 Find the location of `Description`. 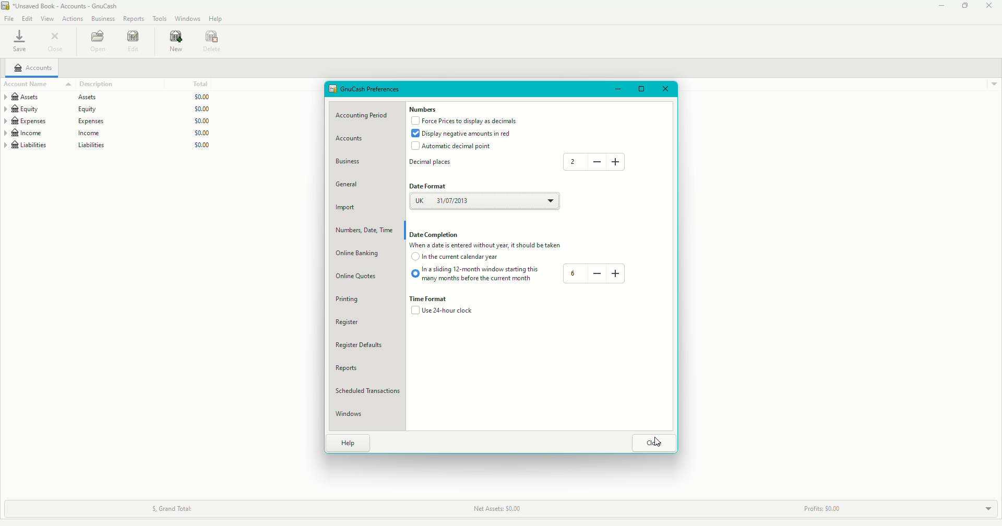

Description is located at coordinates (91, 83).